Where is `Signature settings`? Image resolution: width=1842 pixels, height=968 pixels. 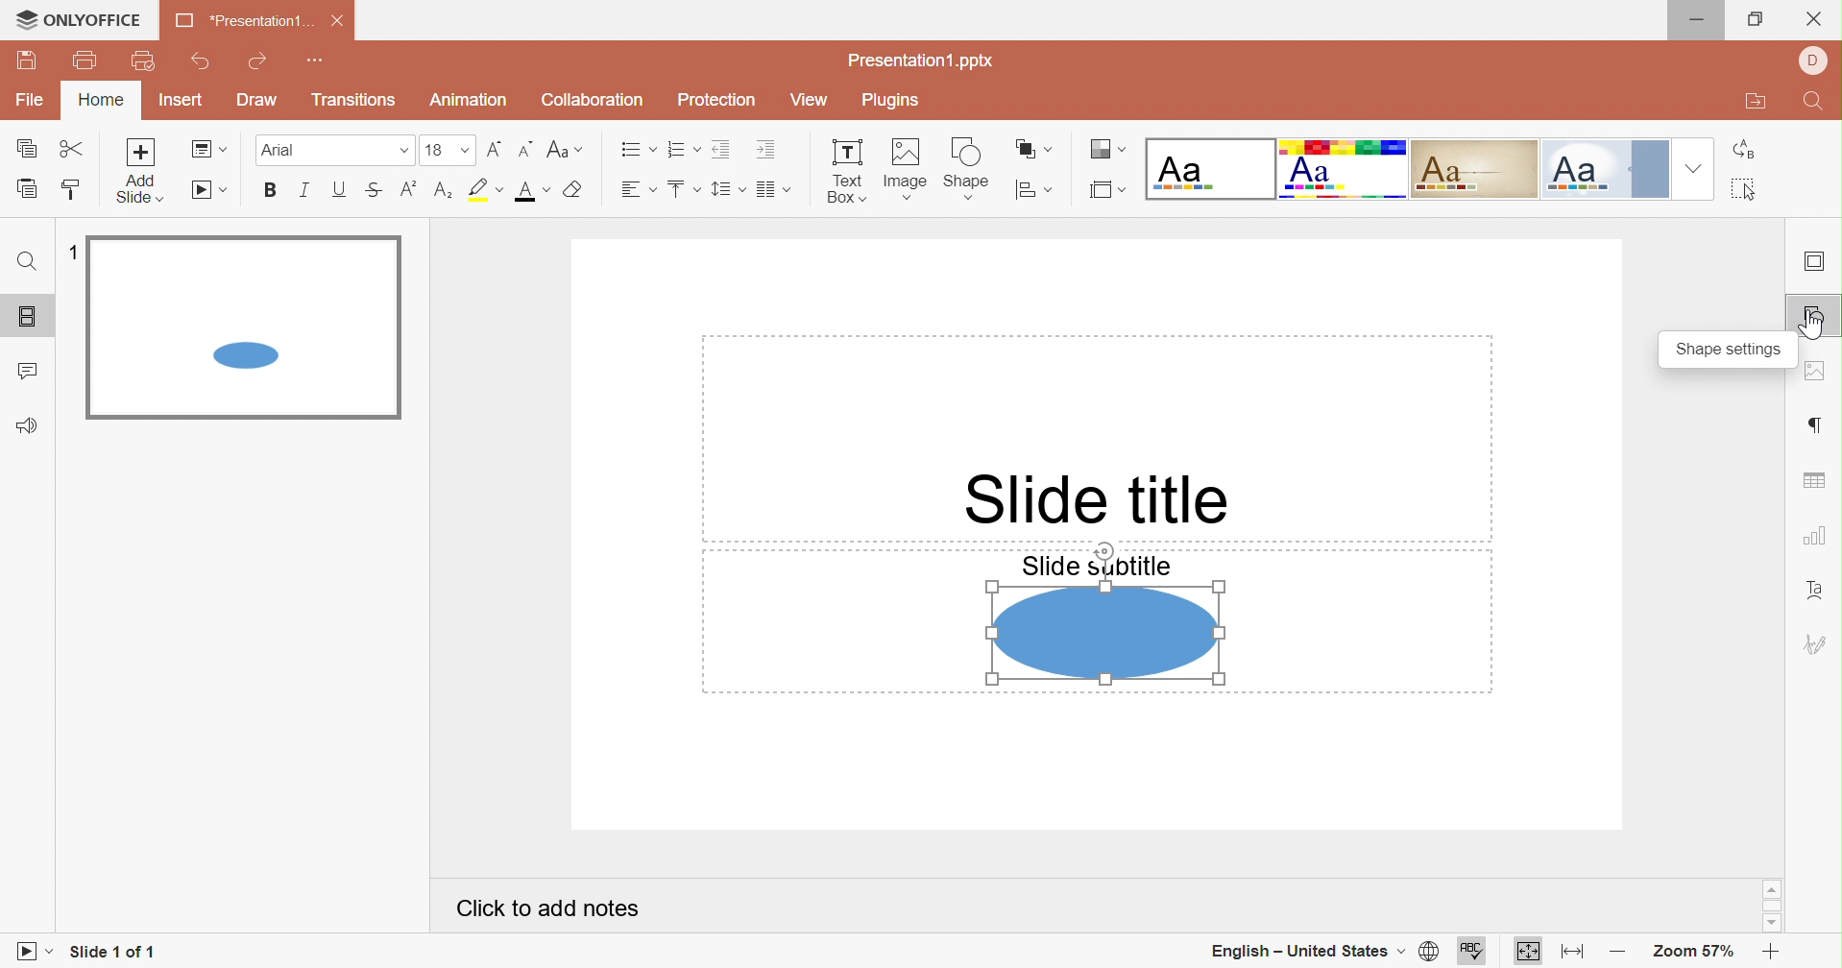 Signature settings is located at coordinates (1815, 645).